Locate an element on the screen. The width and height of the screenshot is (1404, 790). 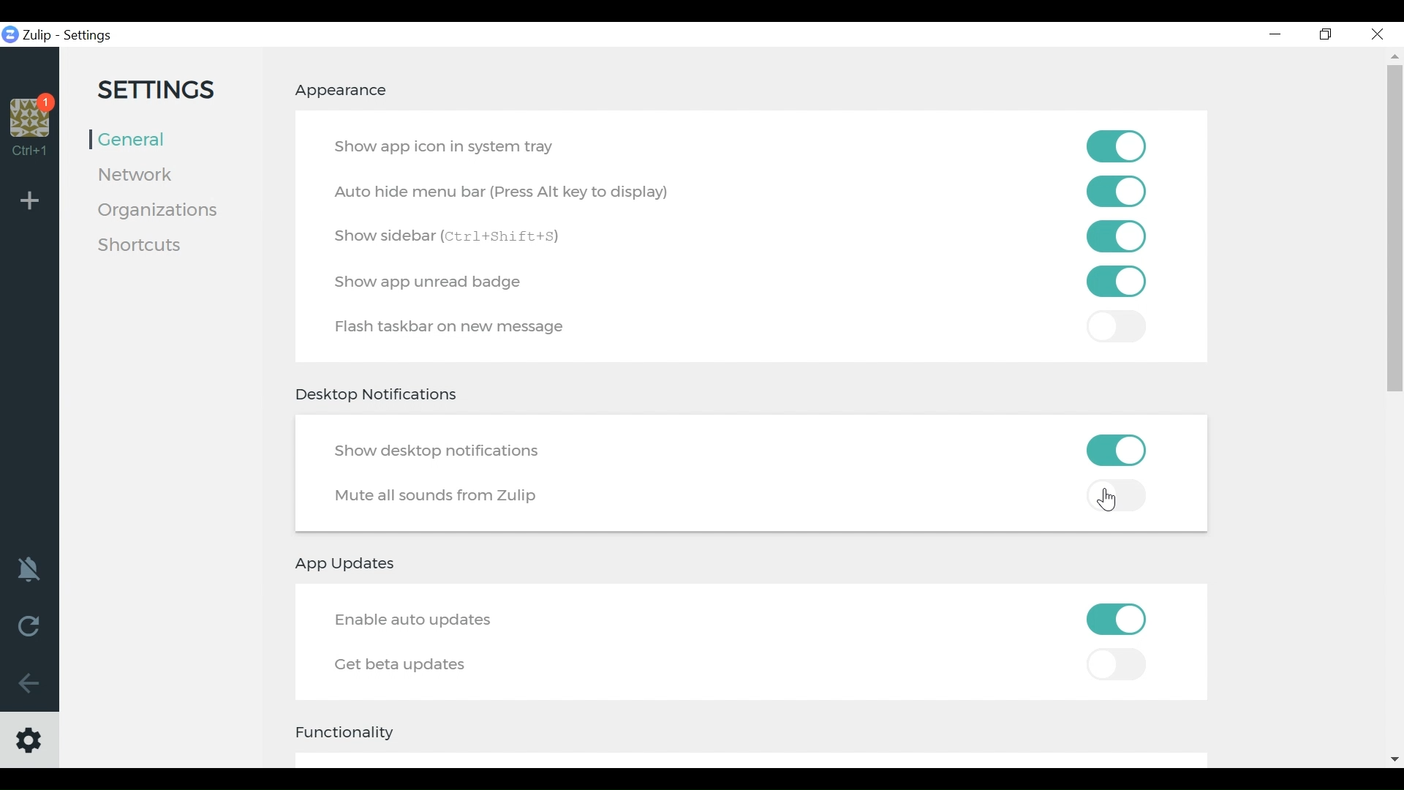
vertical scroll  bar is located at coordinates (1395, 236).